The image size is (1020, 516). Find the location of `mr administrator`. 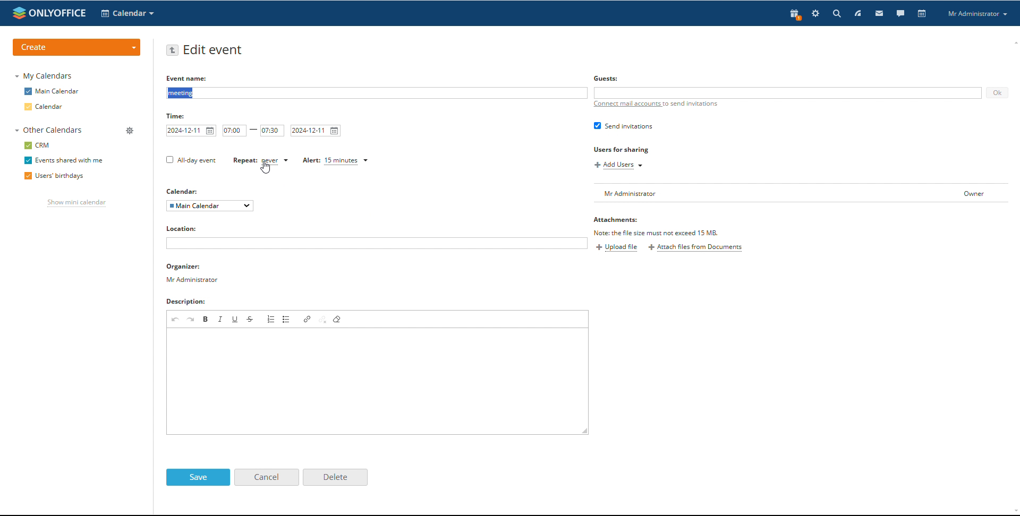

mr administrator is located at coordinates (195, 282).